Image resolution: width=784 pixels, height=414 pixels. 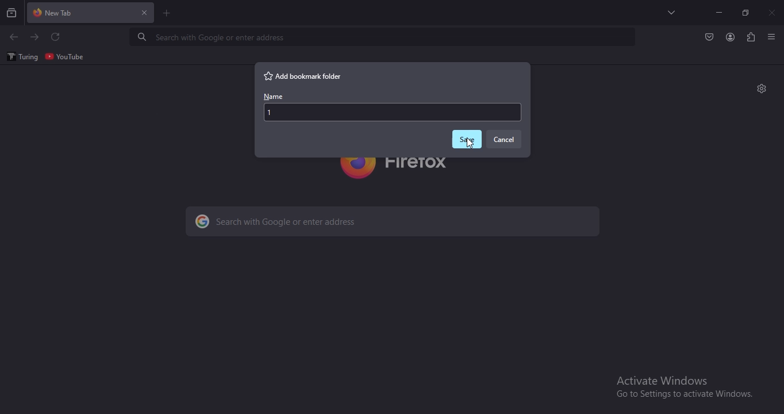 I want to click on new tab, so click(x=167, y=14).